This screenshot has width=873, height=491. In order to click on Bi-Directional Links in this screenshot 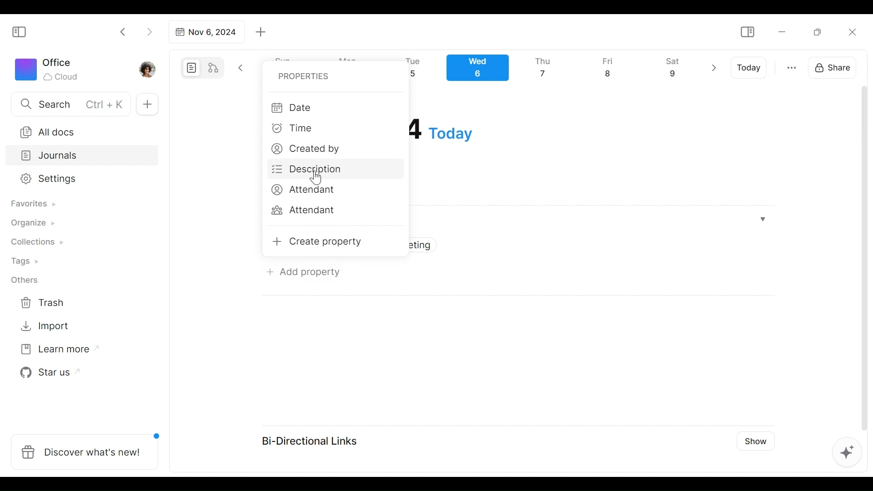, I will do `click(314, 440)`.